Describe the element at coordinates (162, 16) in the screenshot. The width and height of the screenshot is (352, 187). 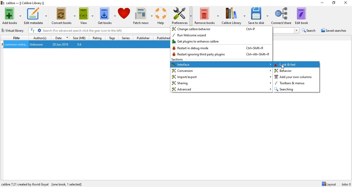
I see `Help` at that location.